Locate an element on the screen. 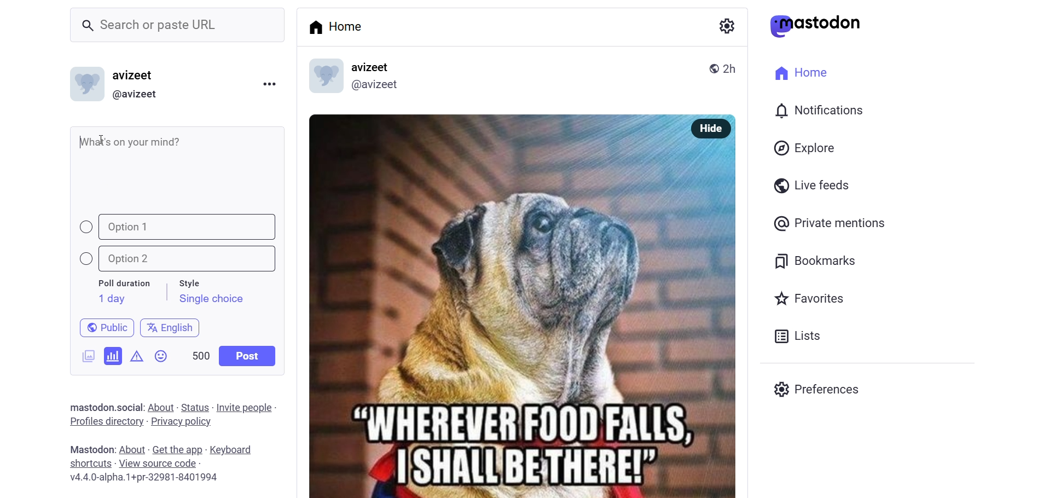 The width and height of the screenshot is (1044, 498). bookmark is located at coordinates (817, 259).